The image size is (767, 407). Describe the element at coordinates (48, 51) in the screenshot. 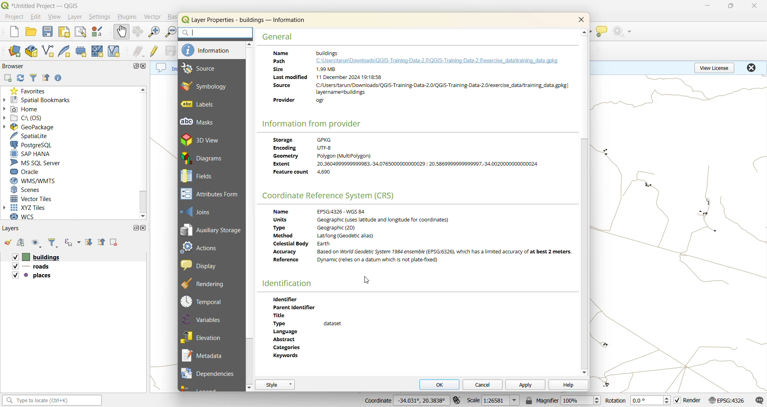

I see `new shapefile` at that location.